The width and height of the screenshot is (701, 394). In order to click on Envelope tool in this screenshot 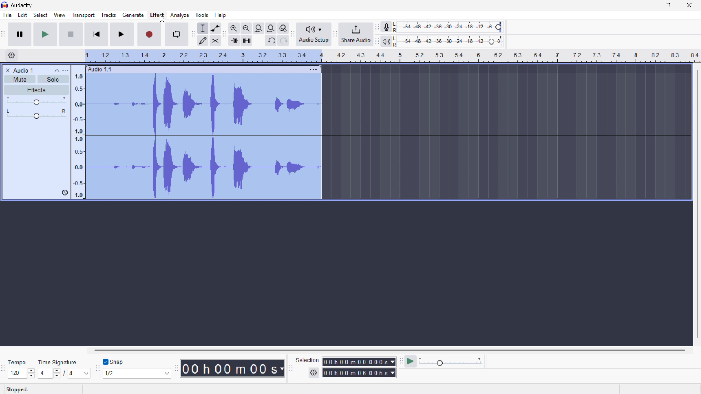, I will do `click(215, 28)`.